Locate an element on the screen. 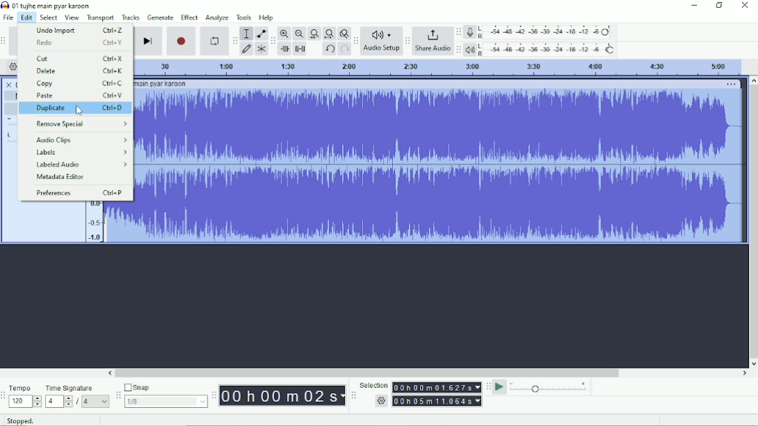 The height and width of the screenshot is (426, 758). Edit is located at coordinates (27, 18).